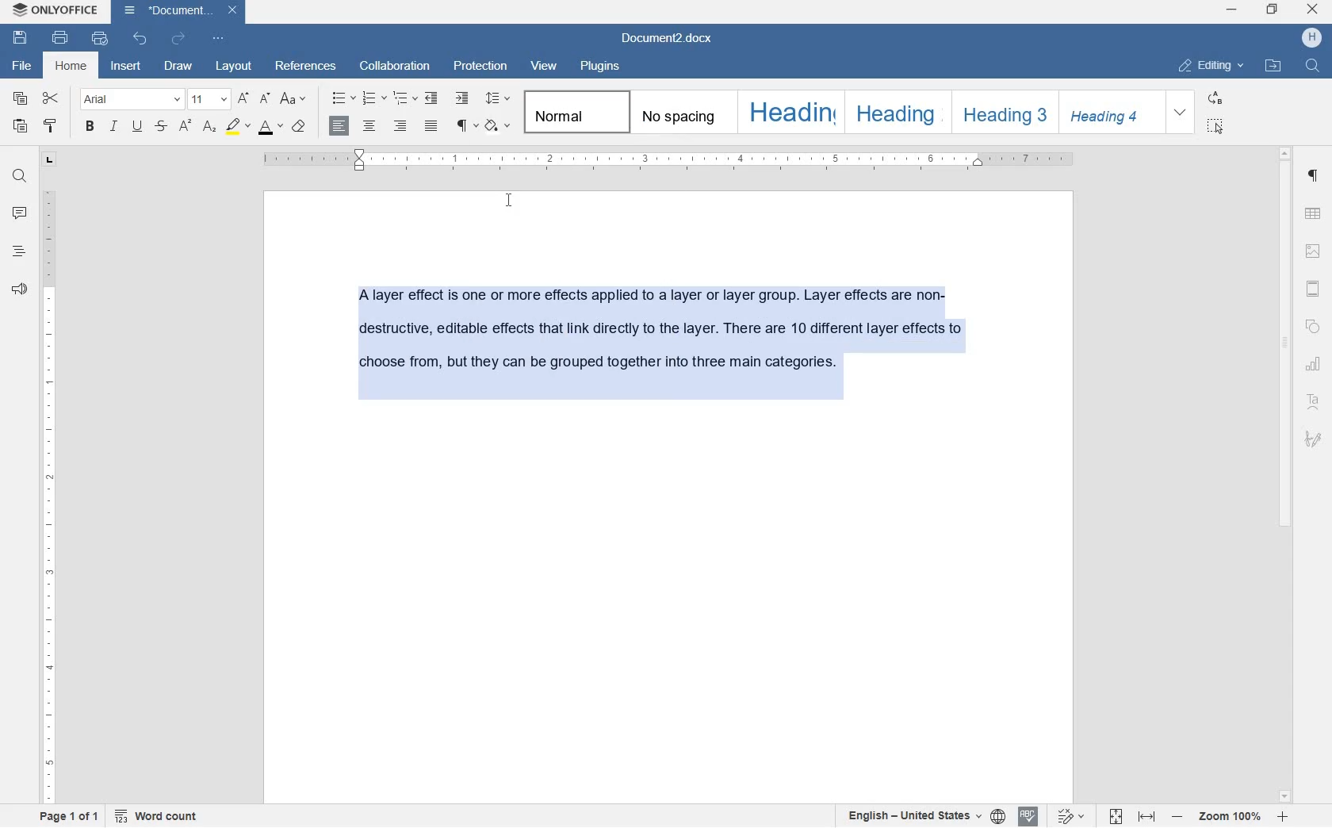 The height and width of the screenshot is (828, 1332). What do you see at coordinates (511, 201) in the screenshot?
I see `cursor` at bounding box center [511, 201].